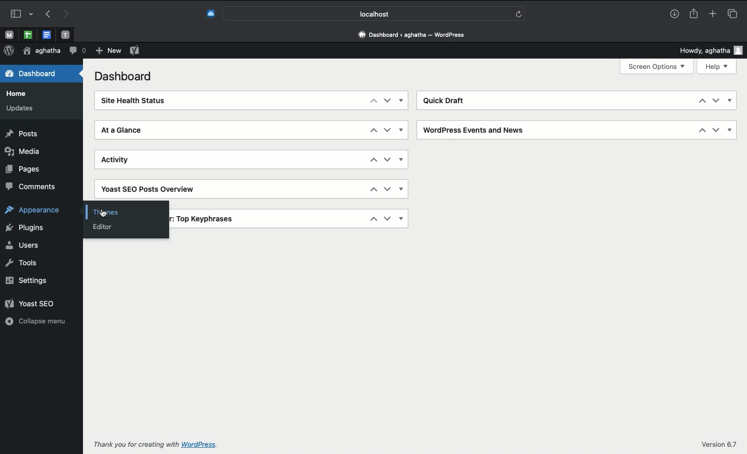 Image resolution: width=747 pixels, height=454 pixels. I want to click on Show, so click(402, 101).